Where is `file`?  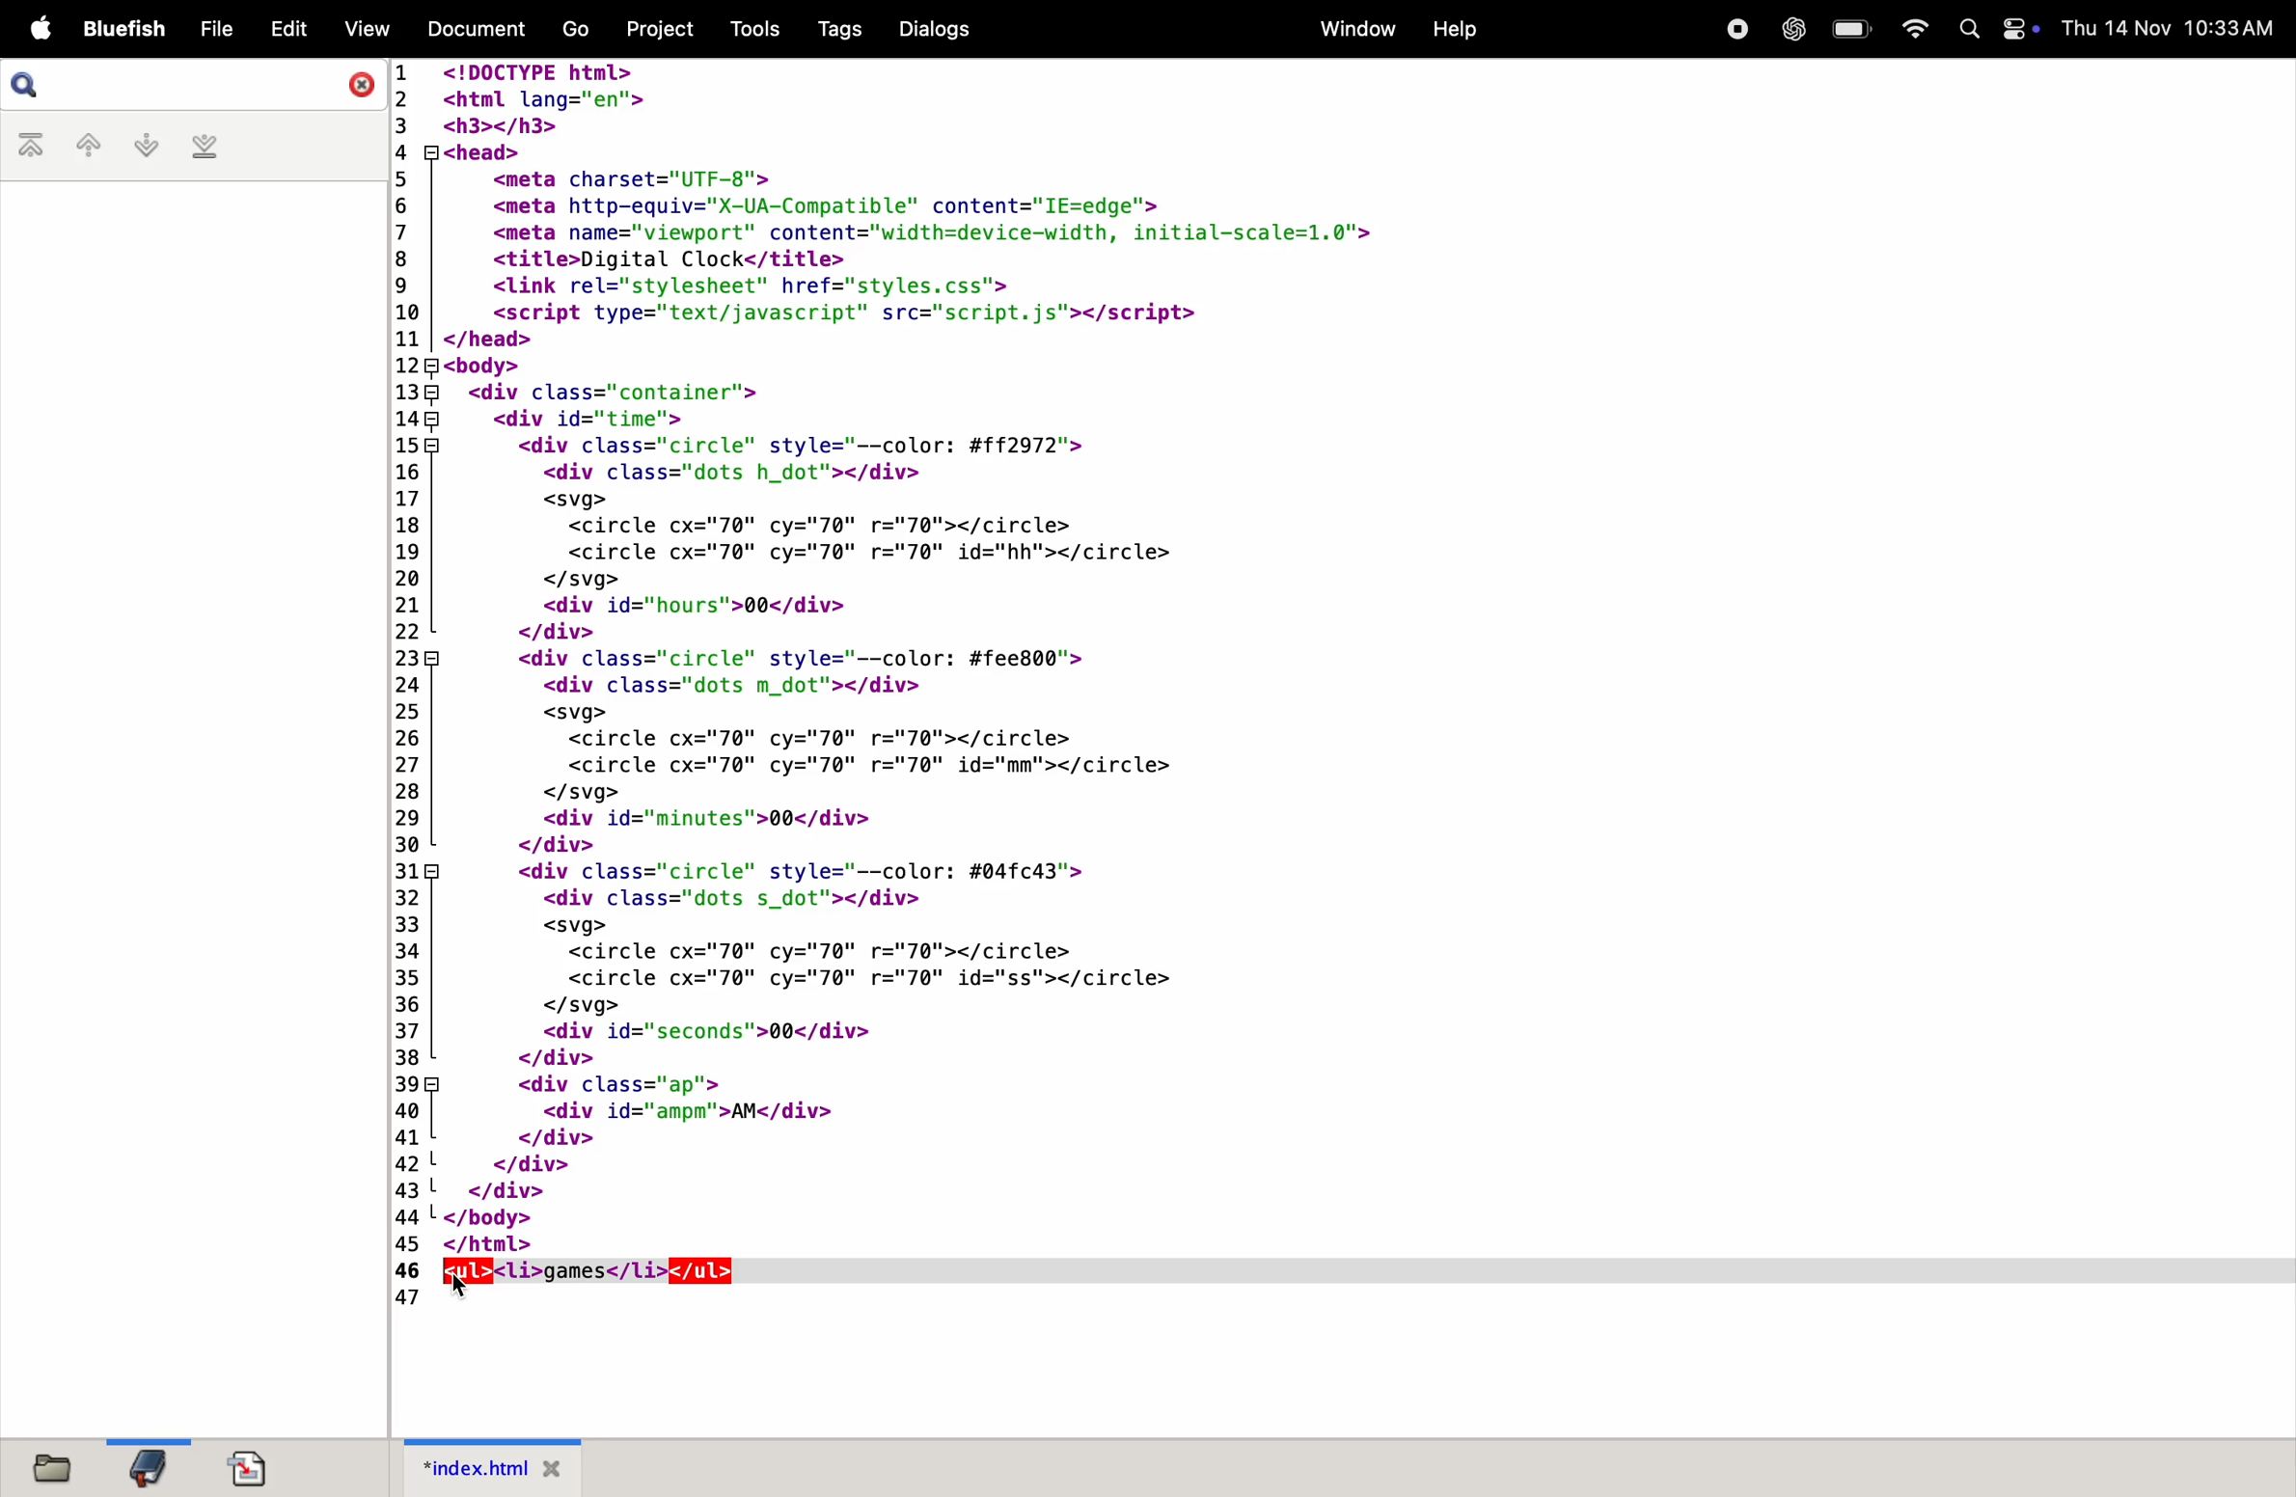 file is located at coordinates (48, 1467).